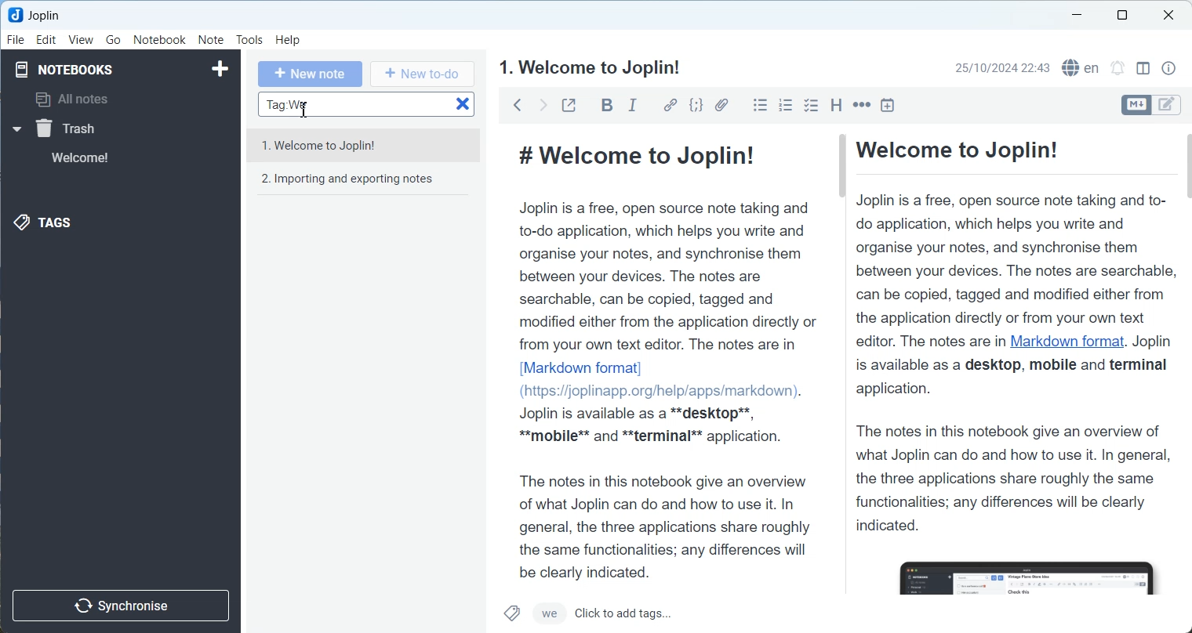  Describe the element at coordinates (362, 183) in the screenshot. I see `importing and exporting Notes` at that location.